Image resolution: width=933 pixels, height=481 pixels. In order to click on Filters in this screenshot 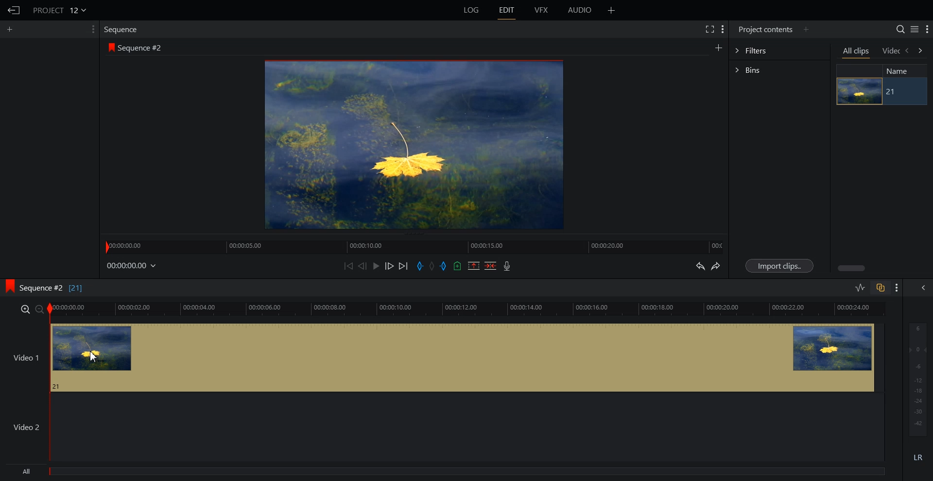, I will do `click(779, 51)`.